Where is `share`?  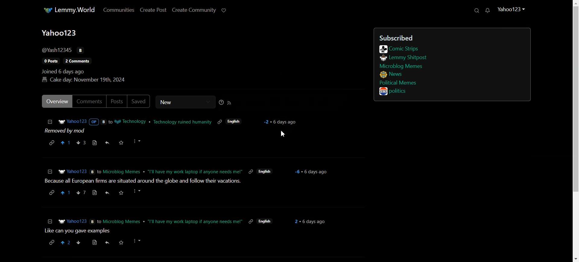 share is located at coordinates (51, 193).